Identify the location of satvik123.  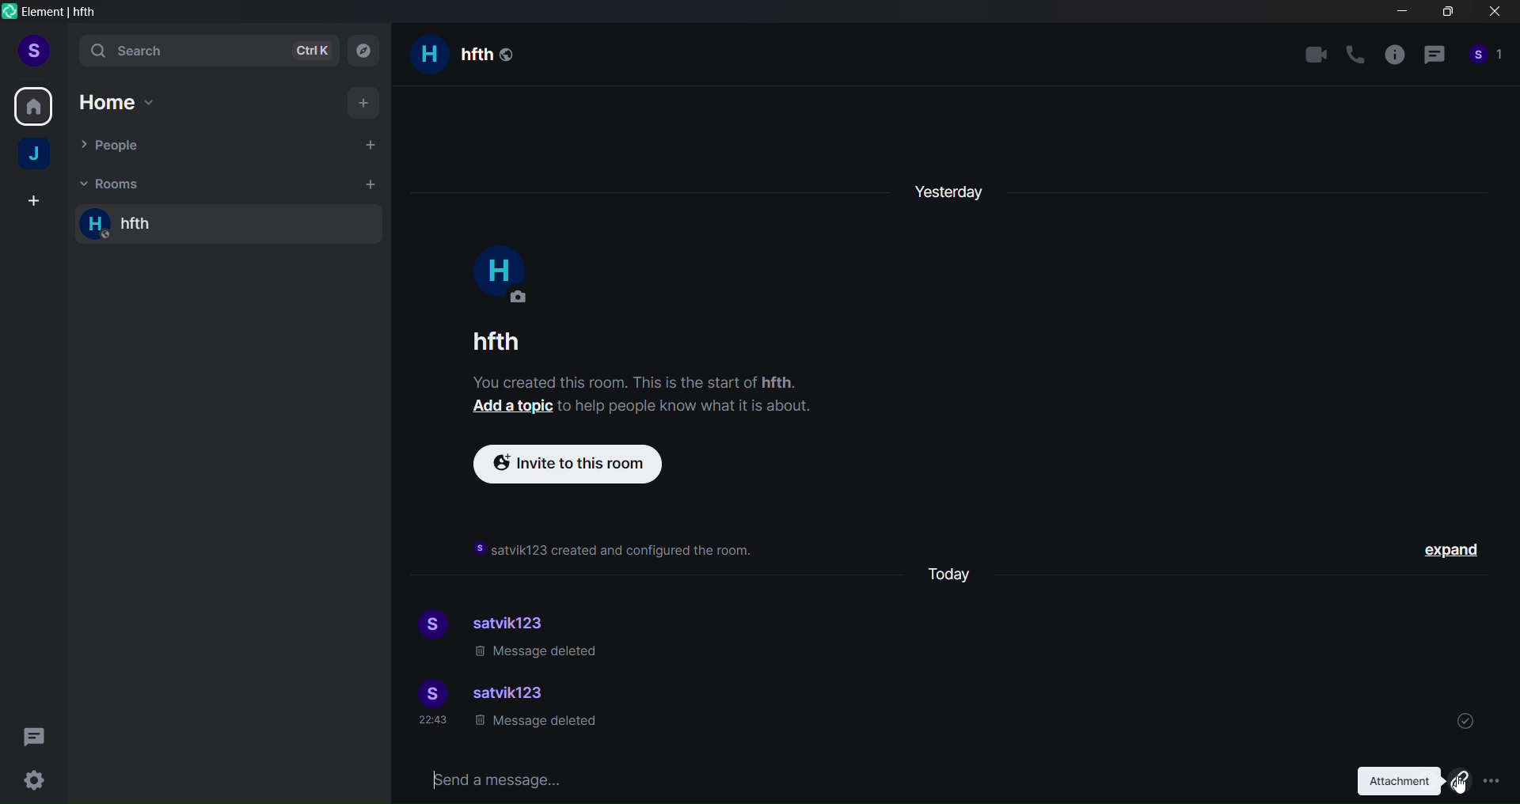
(517, 620).